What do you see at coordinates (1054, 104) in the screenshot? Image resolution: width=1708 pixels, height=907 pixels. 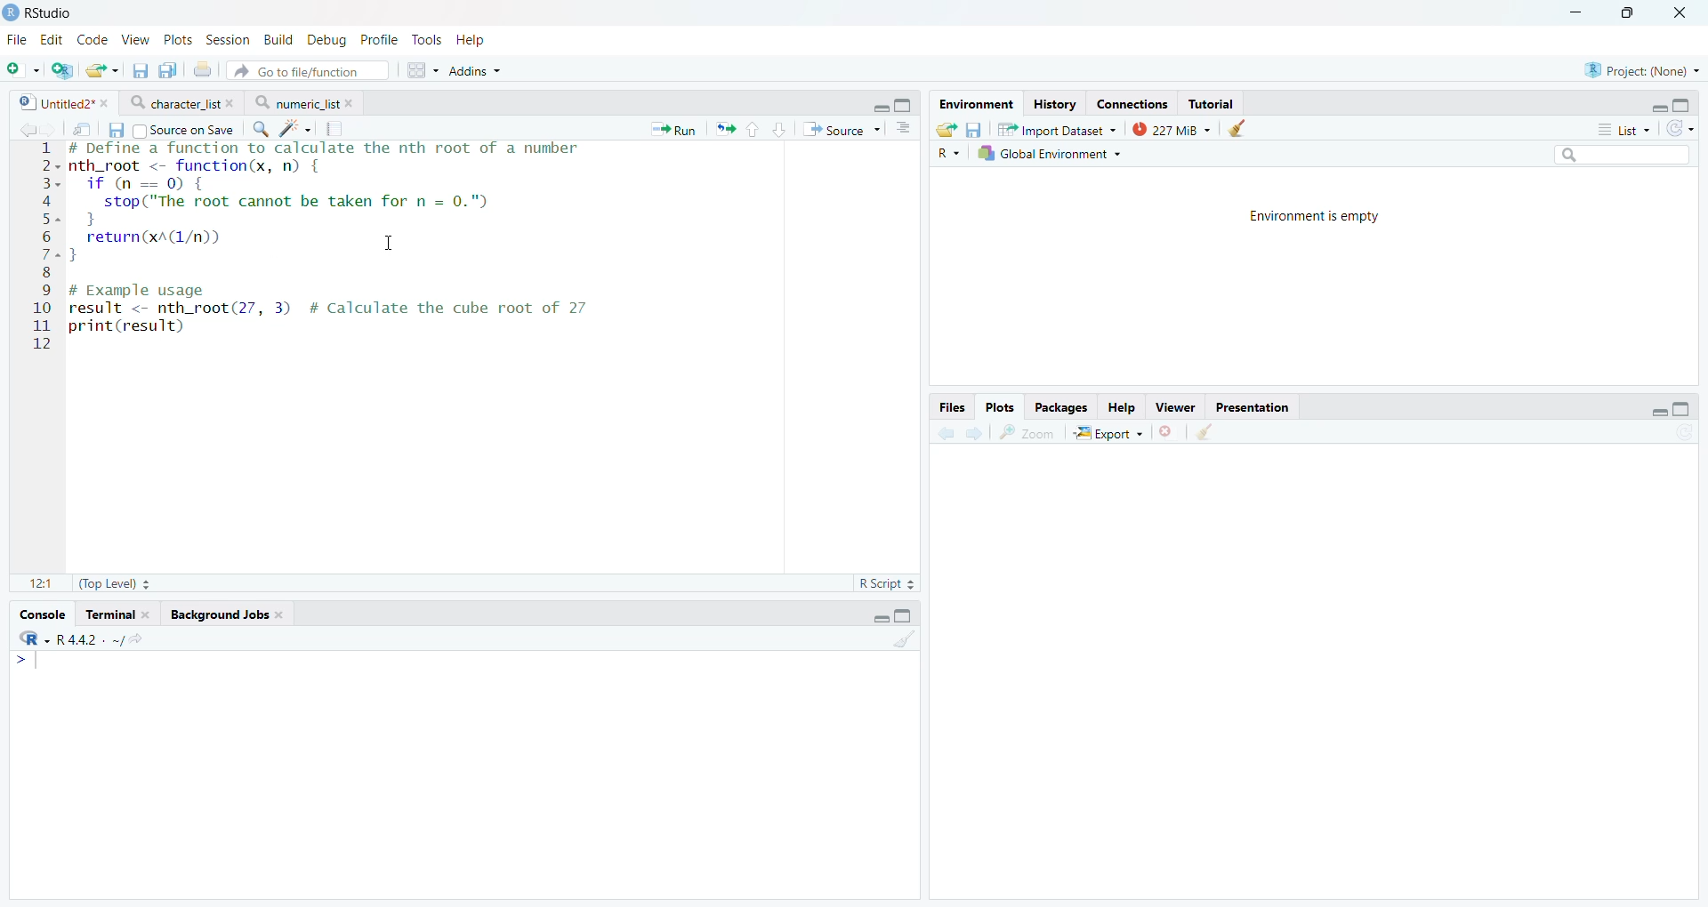 I see `History` at bounding box center [1054, 104].